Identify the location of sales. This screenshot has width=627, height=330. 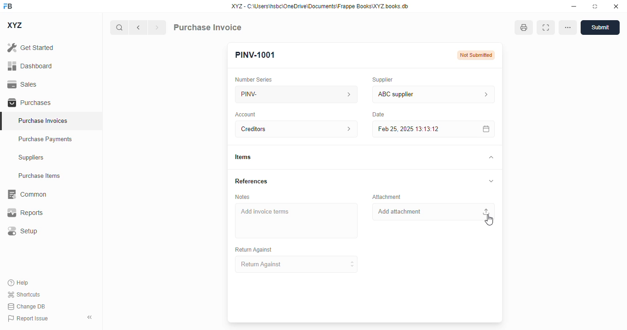
(24, 84).